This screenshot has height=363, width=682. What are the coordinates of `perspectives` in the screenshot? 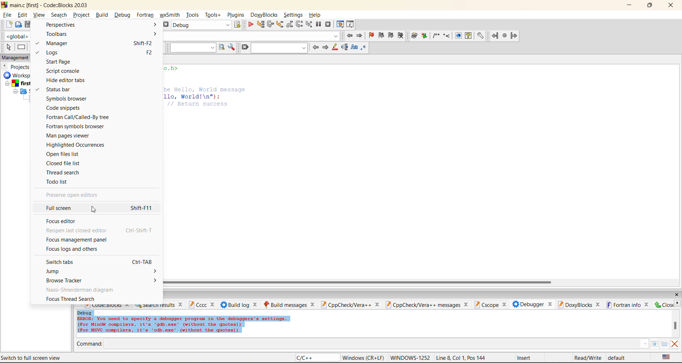 It's located at (64, 25).